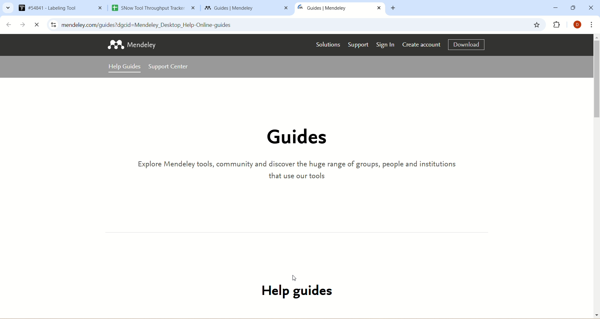 Image resolution: width=600 pixels, height=319 pixels. I want to click on Guides | Mendely, so click(247, 10).